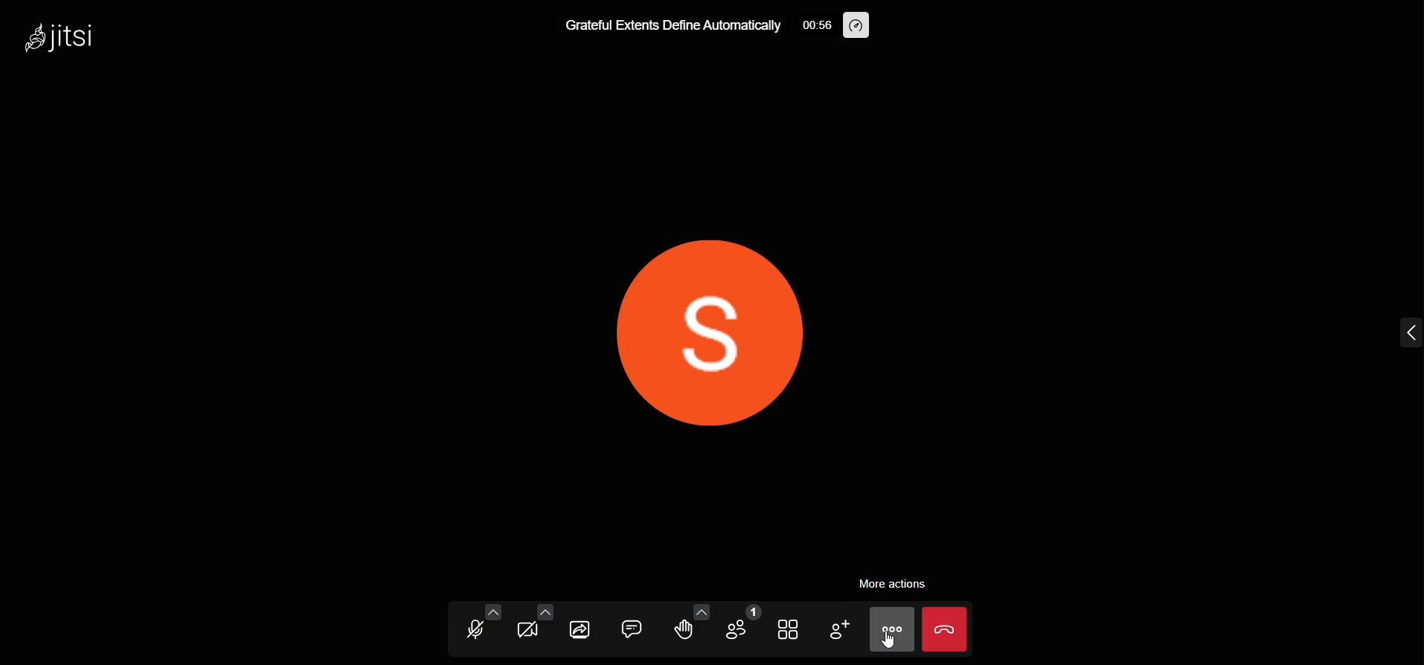  Describe the element at coordinates (545, 611) in the screenshot. I see `video setting` at that location.